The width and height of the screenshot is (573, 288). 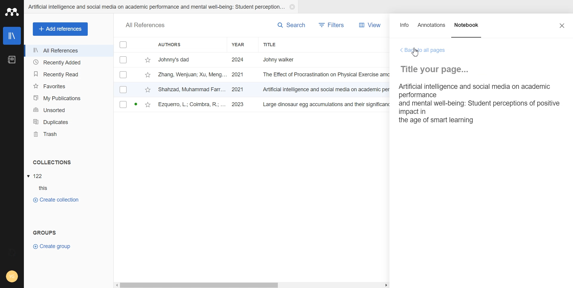 I want to click on Info, so click(x=405, y=28).